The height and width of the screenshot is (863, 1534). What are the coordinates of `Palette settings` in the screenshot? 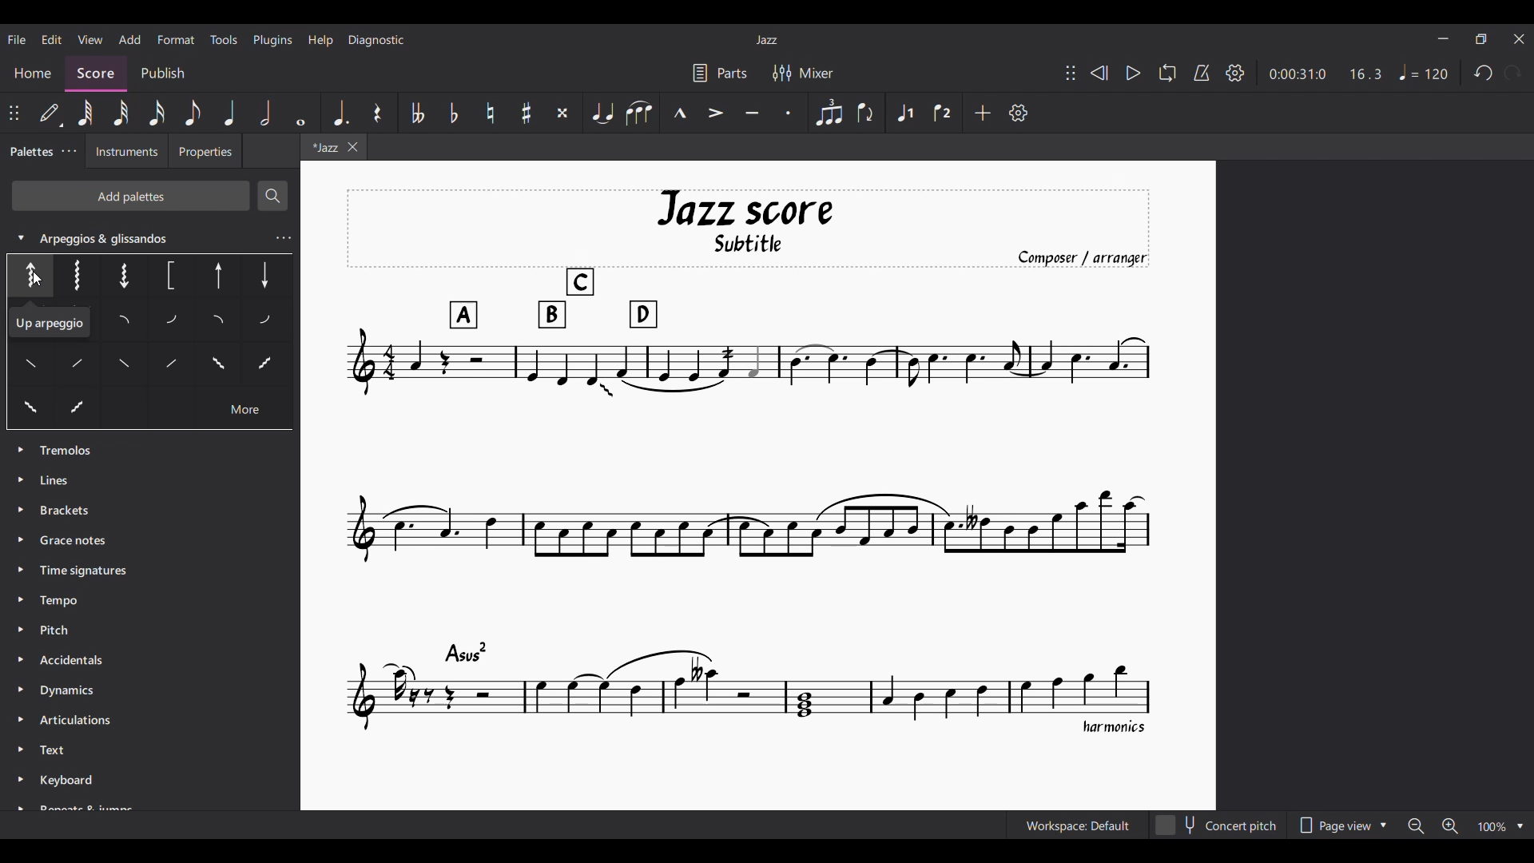 It's located at (69, 151).